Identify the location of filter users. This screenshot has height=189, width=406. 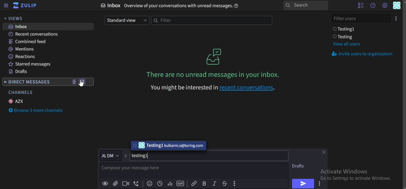
(362, 18).